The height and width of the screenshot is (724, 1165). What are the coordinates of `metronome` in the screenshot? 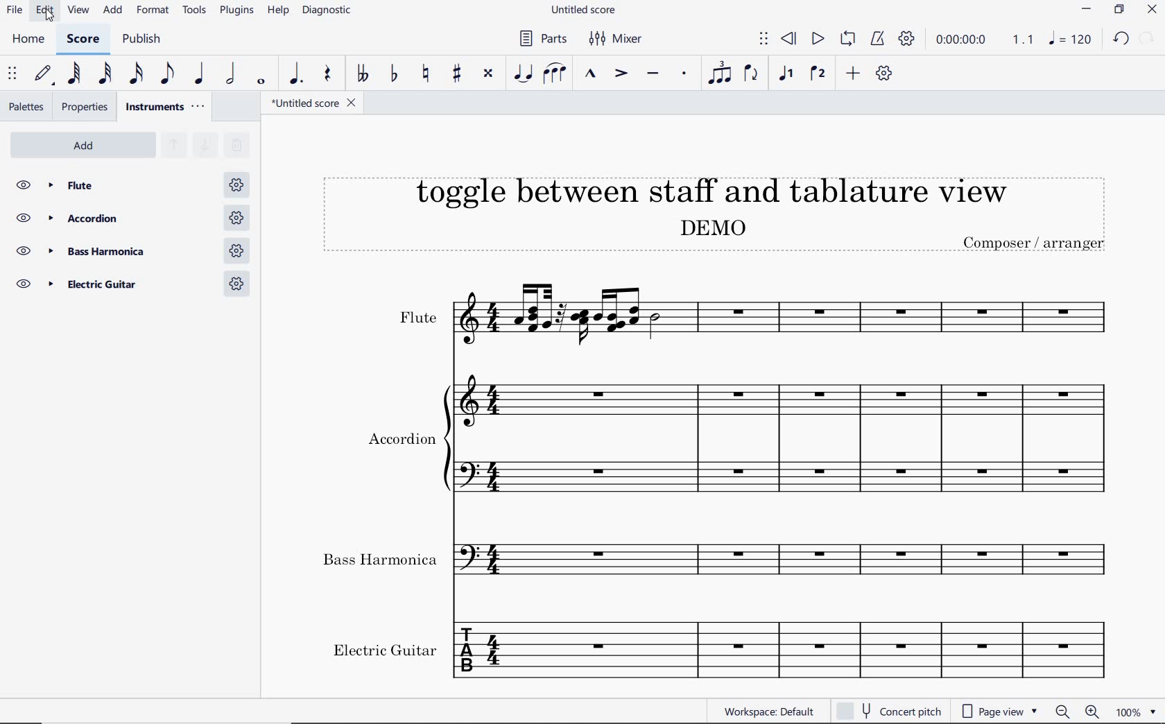 It's located at (877, 40).